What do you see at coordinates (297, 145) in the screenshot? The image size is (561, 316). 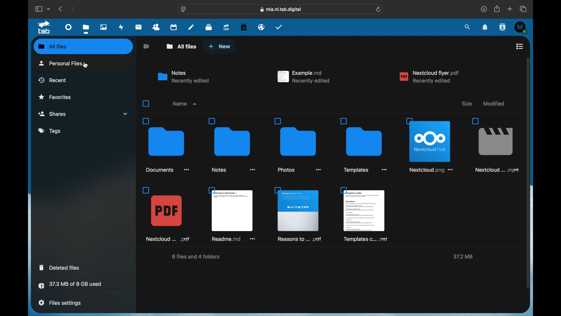 I see `folder` at bounding box center [297, 145].